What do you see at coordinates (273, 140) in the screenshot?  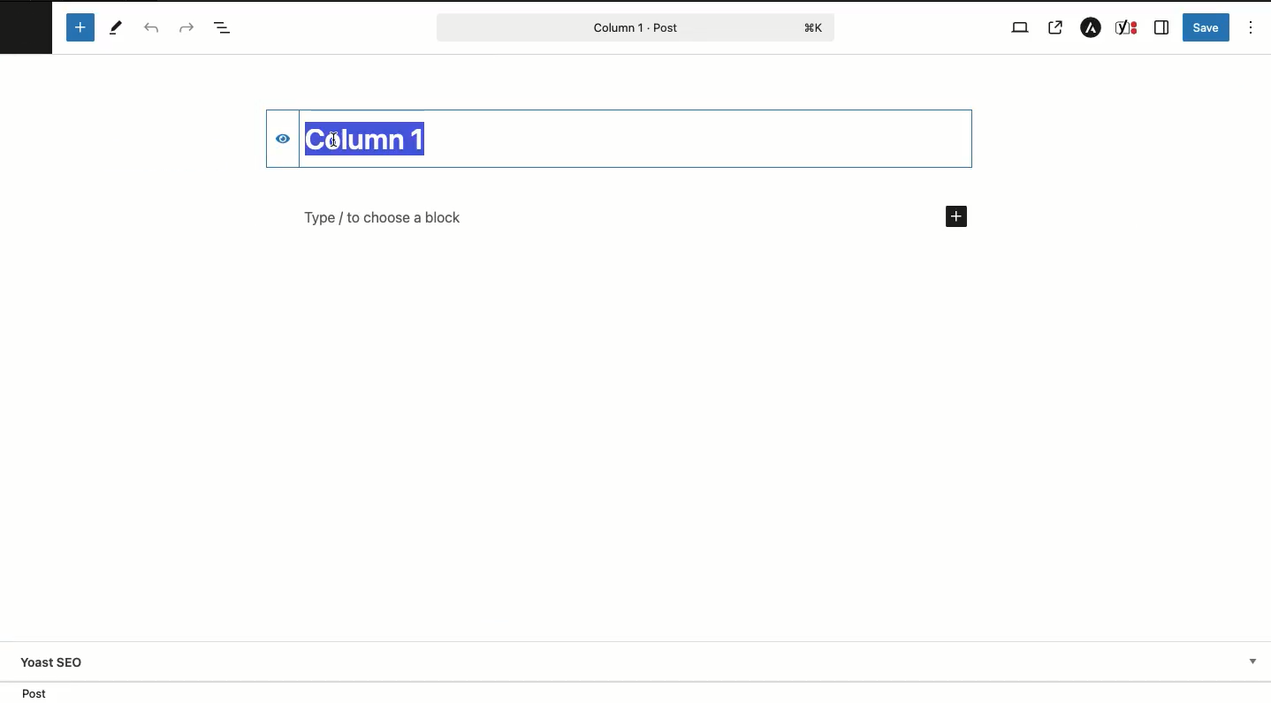 I see `Hide` at bounding box center [273, 140].